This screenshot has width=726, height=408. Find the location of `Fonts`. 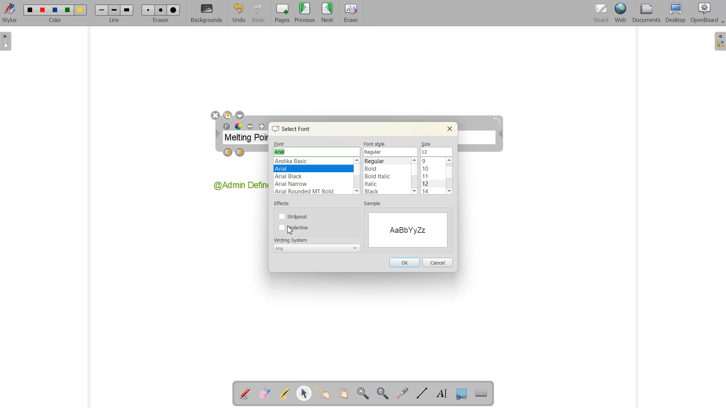

Fonts is located at coordinates (313, 176).